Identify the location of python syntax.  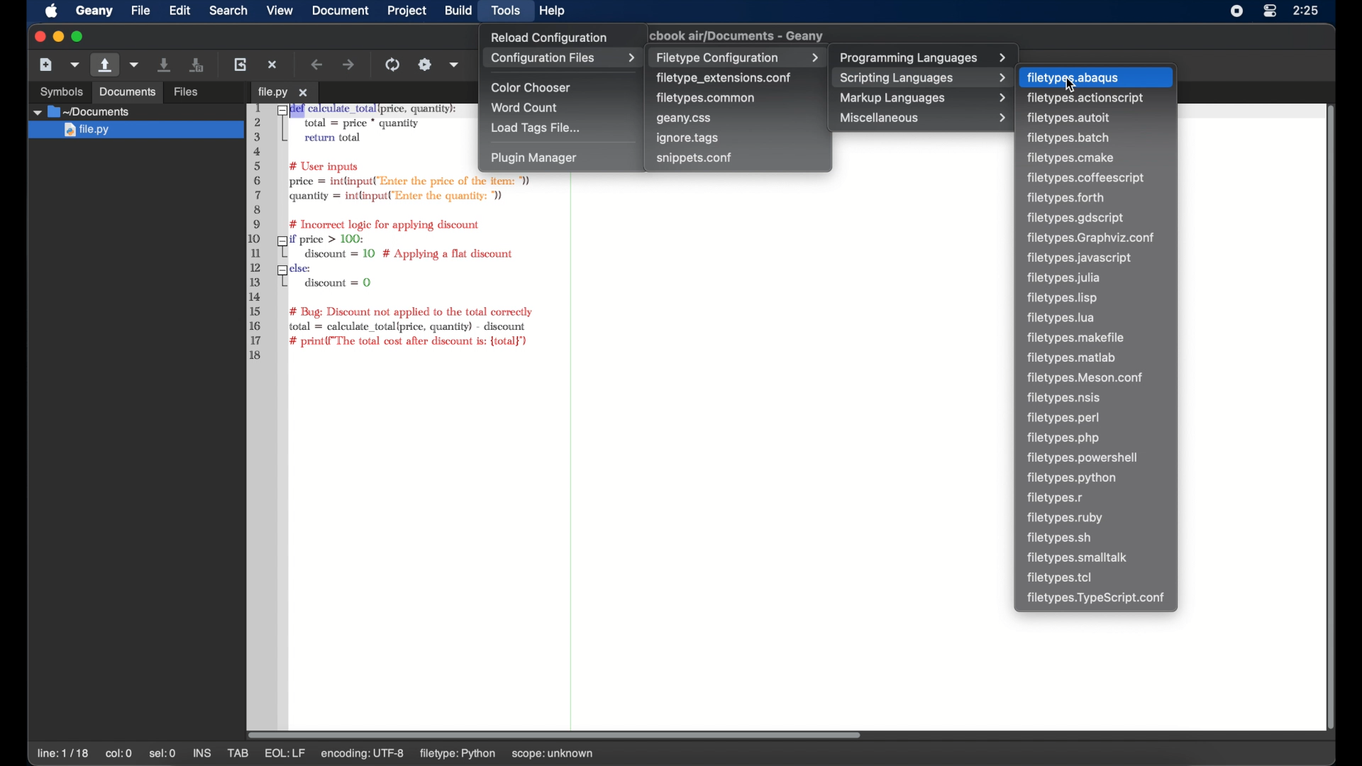
(357, 233).